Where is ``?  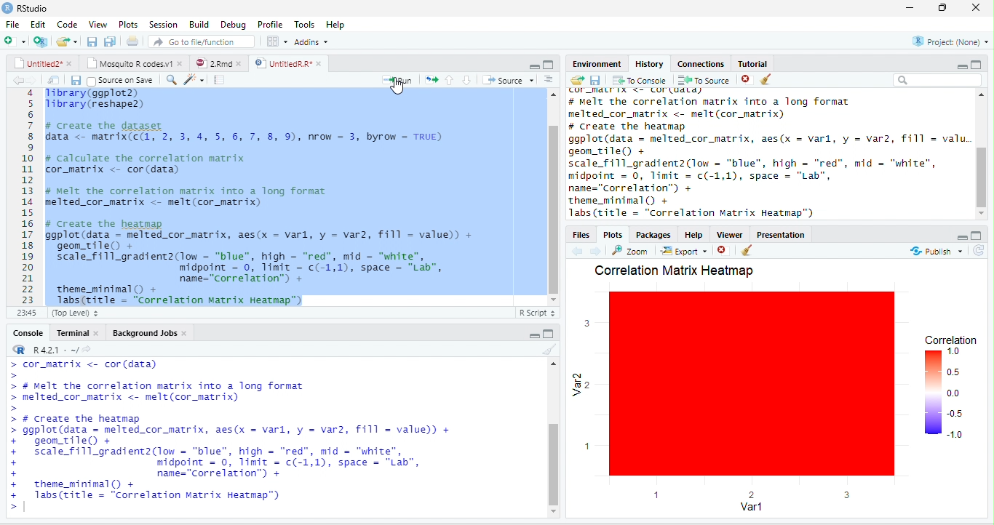  is located at coordinates (950, 235).